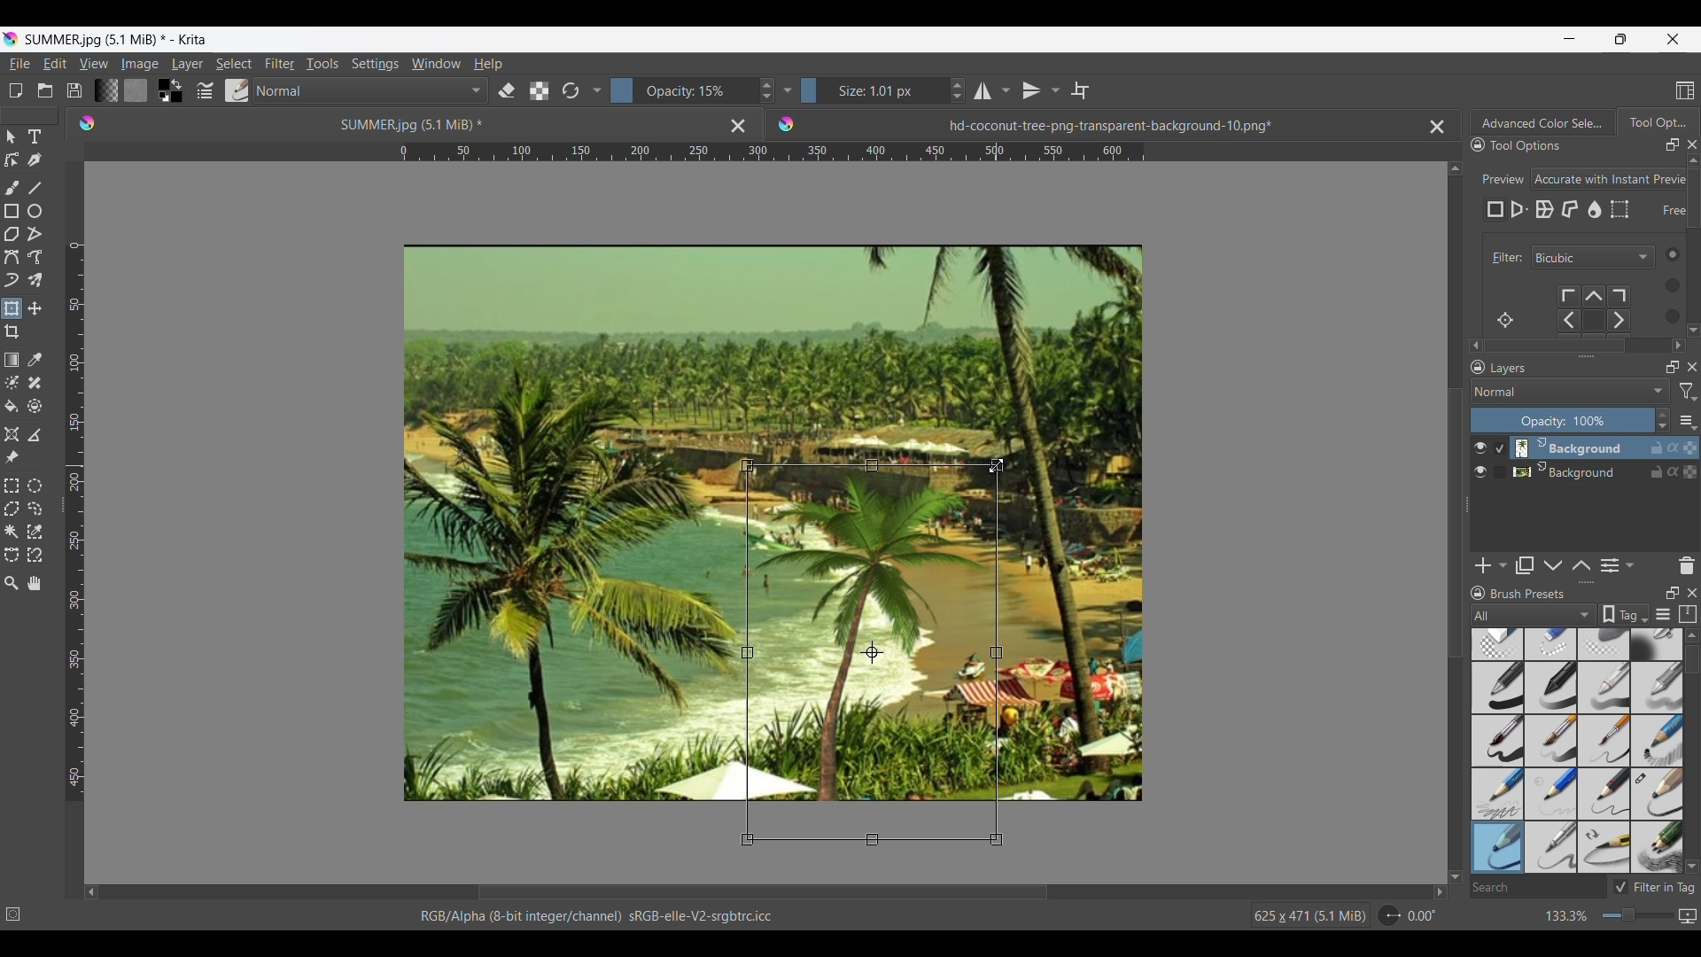  Describe the element at coordinates (1619, 209) in the screenshot. I see `Mesh` at that location.